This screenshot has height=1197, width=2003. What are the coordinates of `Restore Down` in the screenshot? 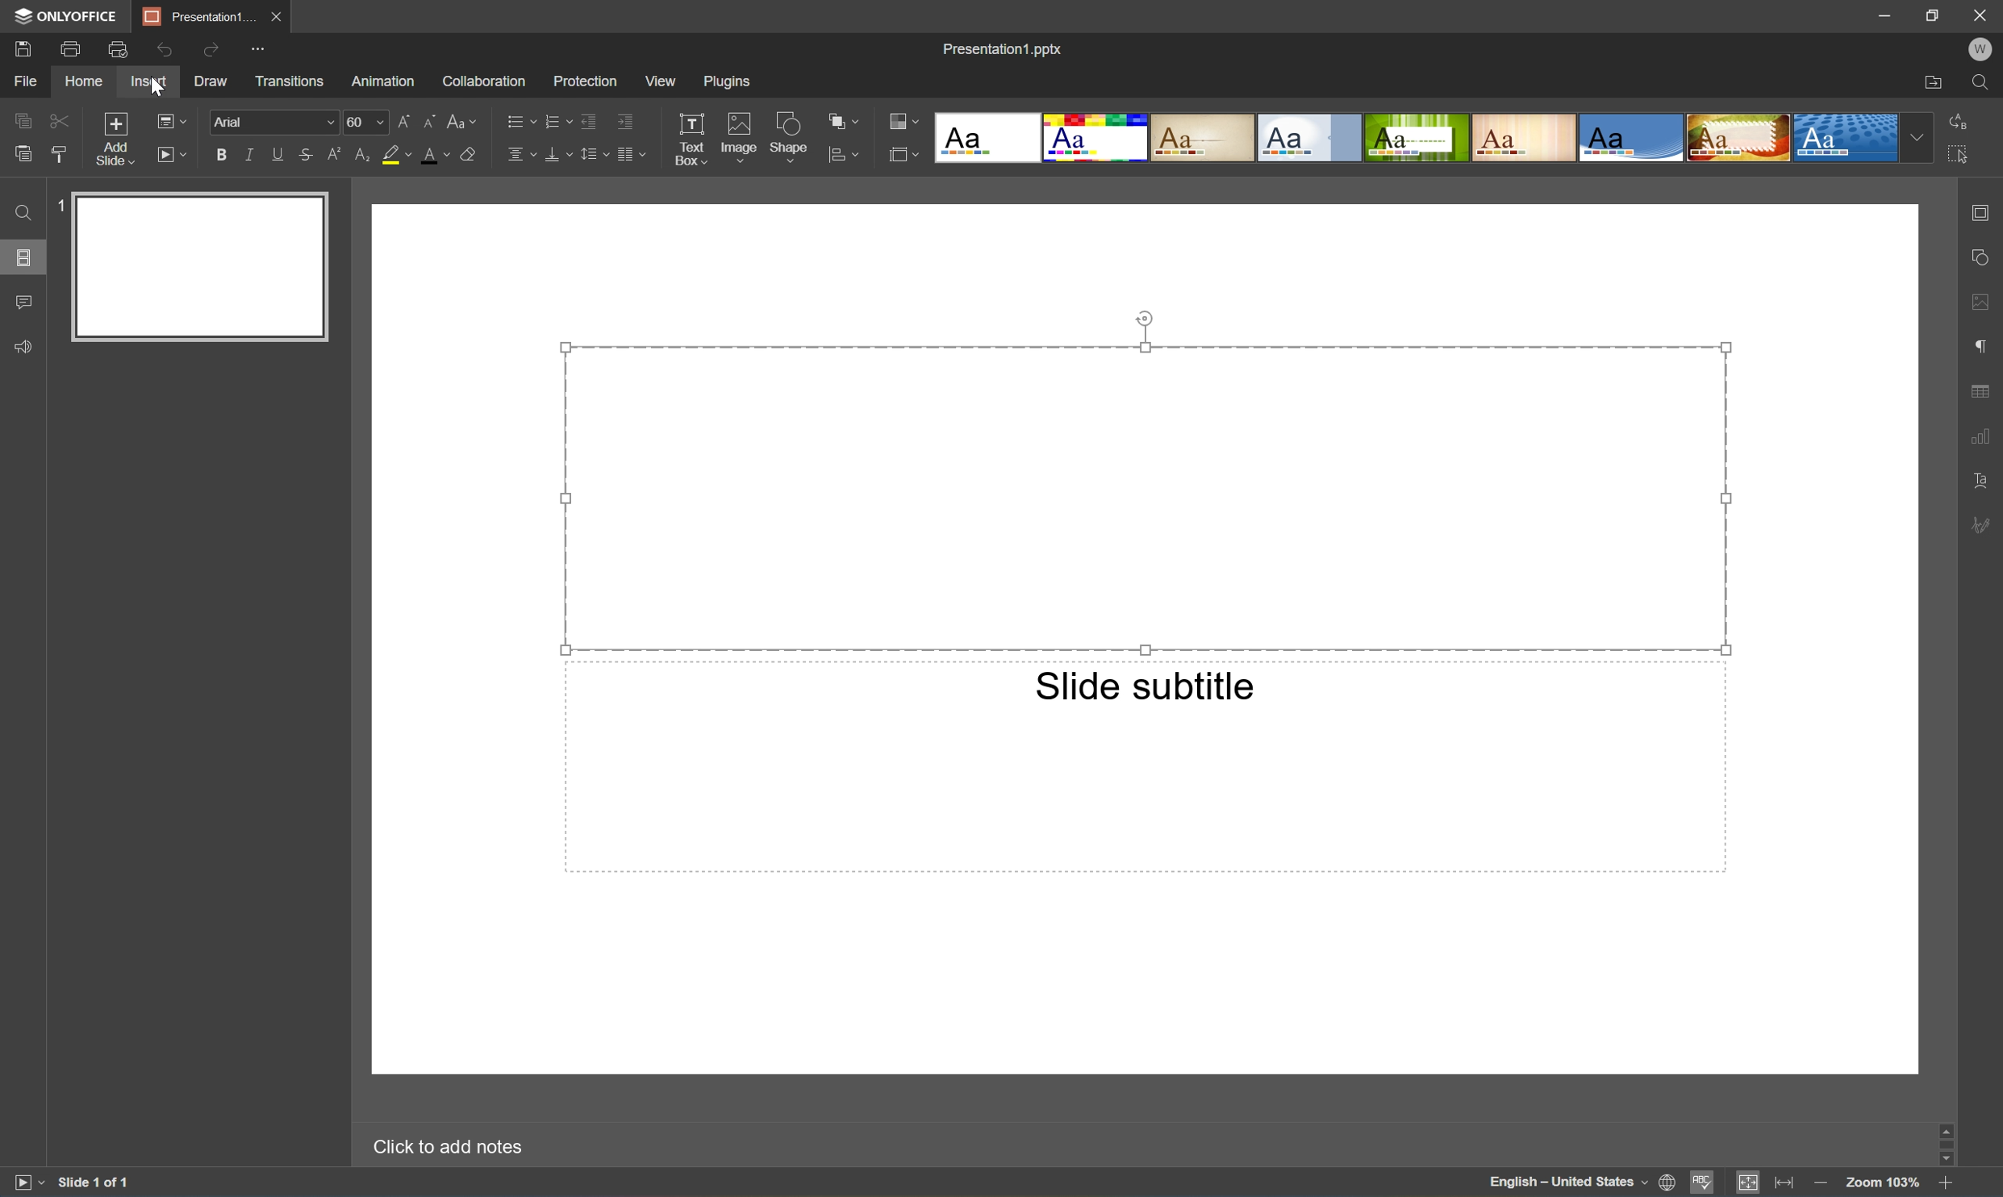 It's located at (1933, 14).